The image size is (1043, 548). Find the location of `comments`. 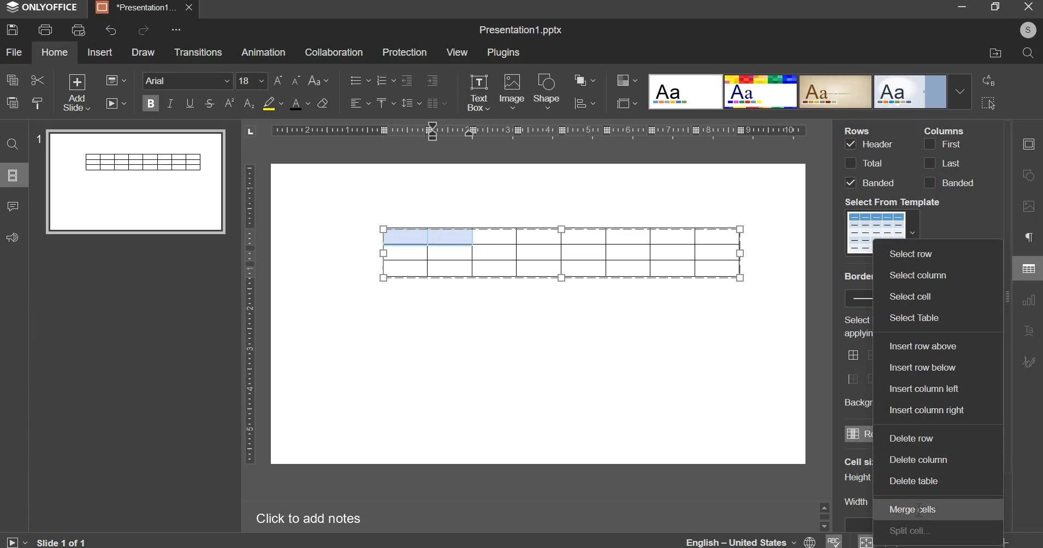

comments is located at coordinates (13, 206).